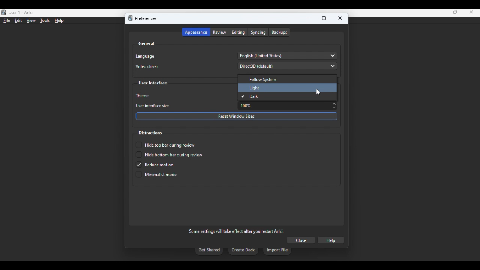 The image size is (480, 270). Describe the element at coordinates (324, 18) in the screenshot. I see `maximize` at that location.